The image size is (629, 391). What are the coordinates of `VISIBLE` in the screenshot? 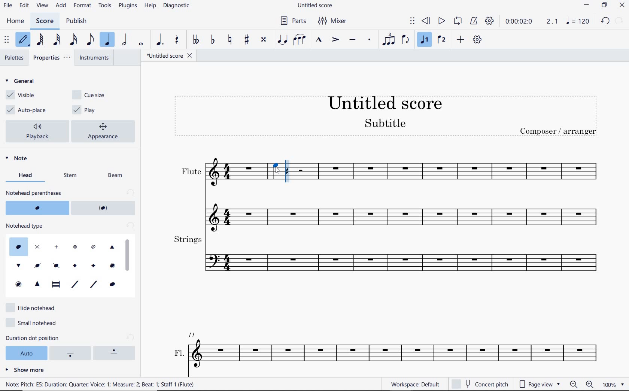 It's located at (21, 95).